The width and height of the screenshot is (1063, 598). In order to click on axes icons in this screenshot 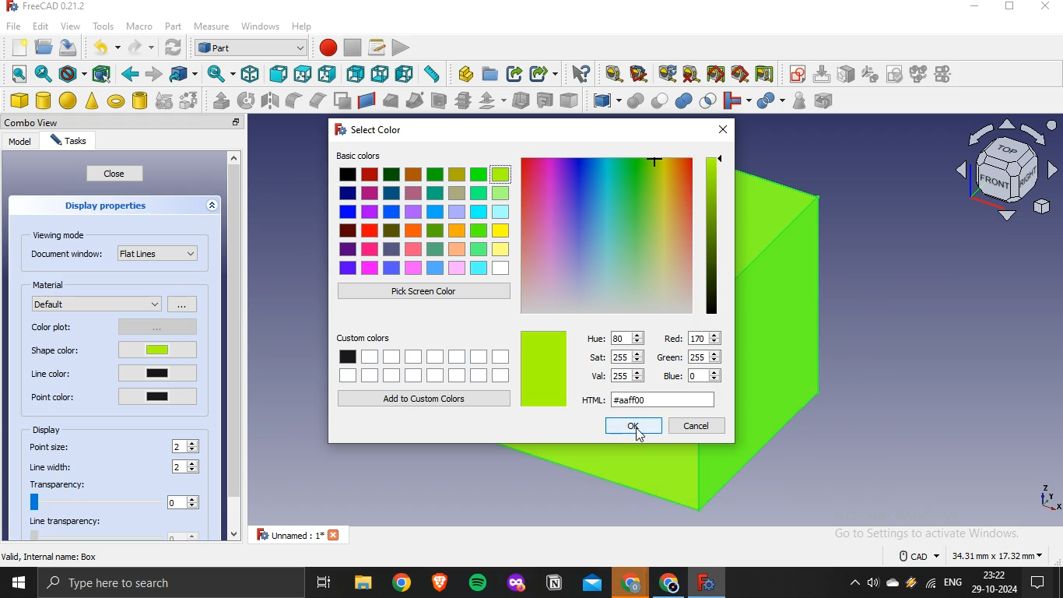, I will do `click(1048, 497)`.